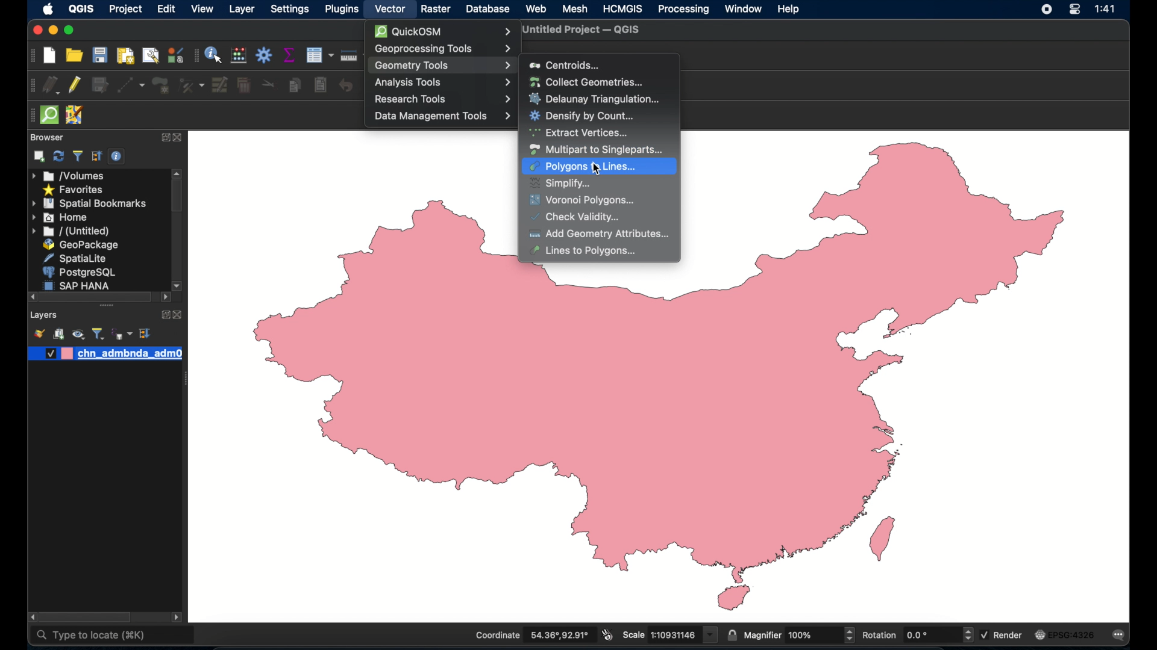  What do you see at coordinates (29, 297) in the screenshot?
I see `scroll left arrow` at bounding box center [29, 297].